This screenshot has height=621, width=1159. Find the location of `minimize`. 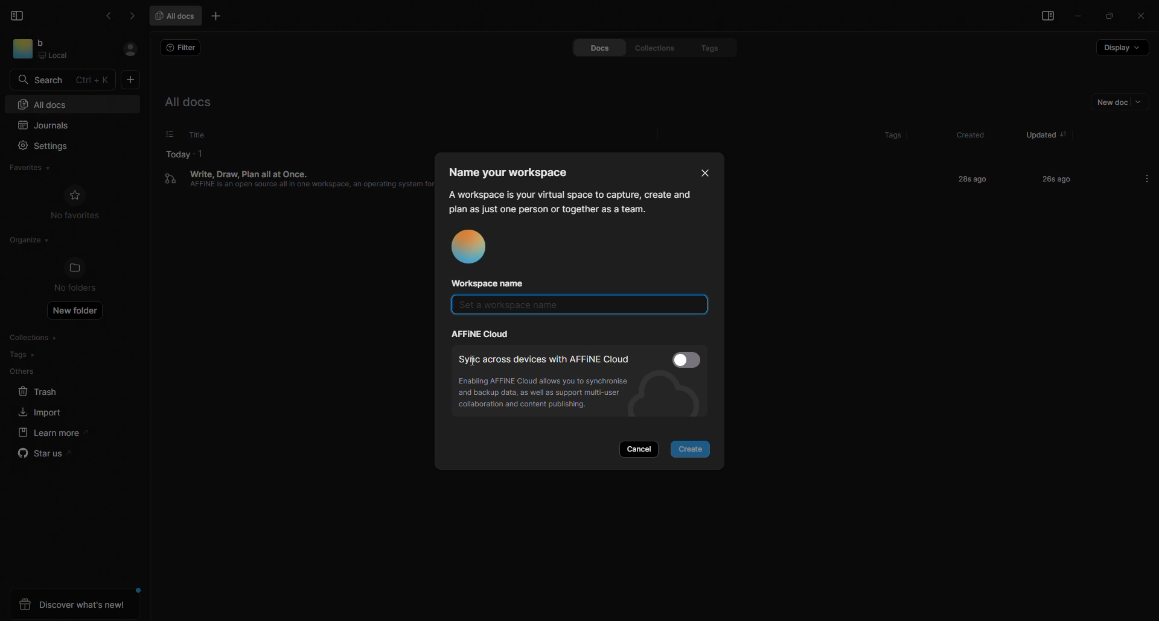

minimize is located at coordinates (1080, 17).